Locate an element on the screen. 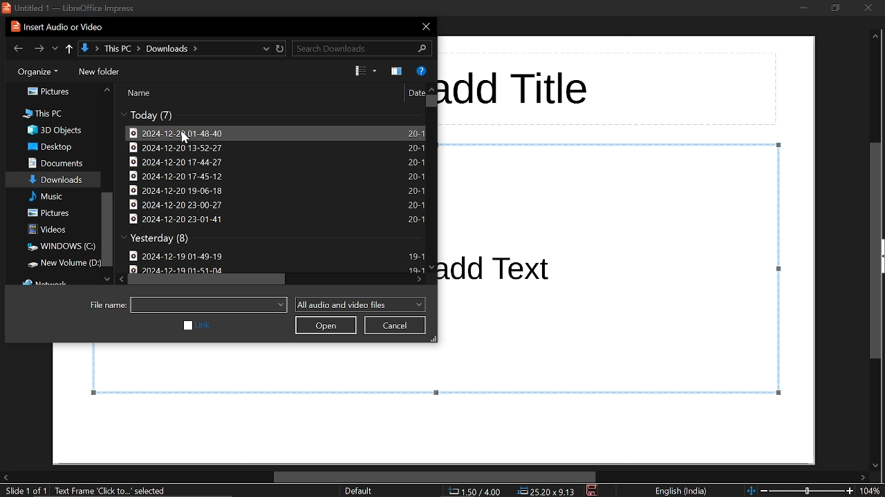 This screenshot has height=497, width=885. search is located at coordinates (362, 48).